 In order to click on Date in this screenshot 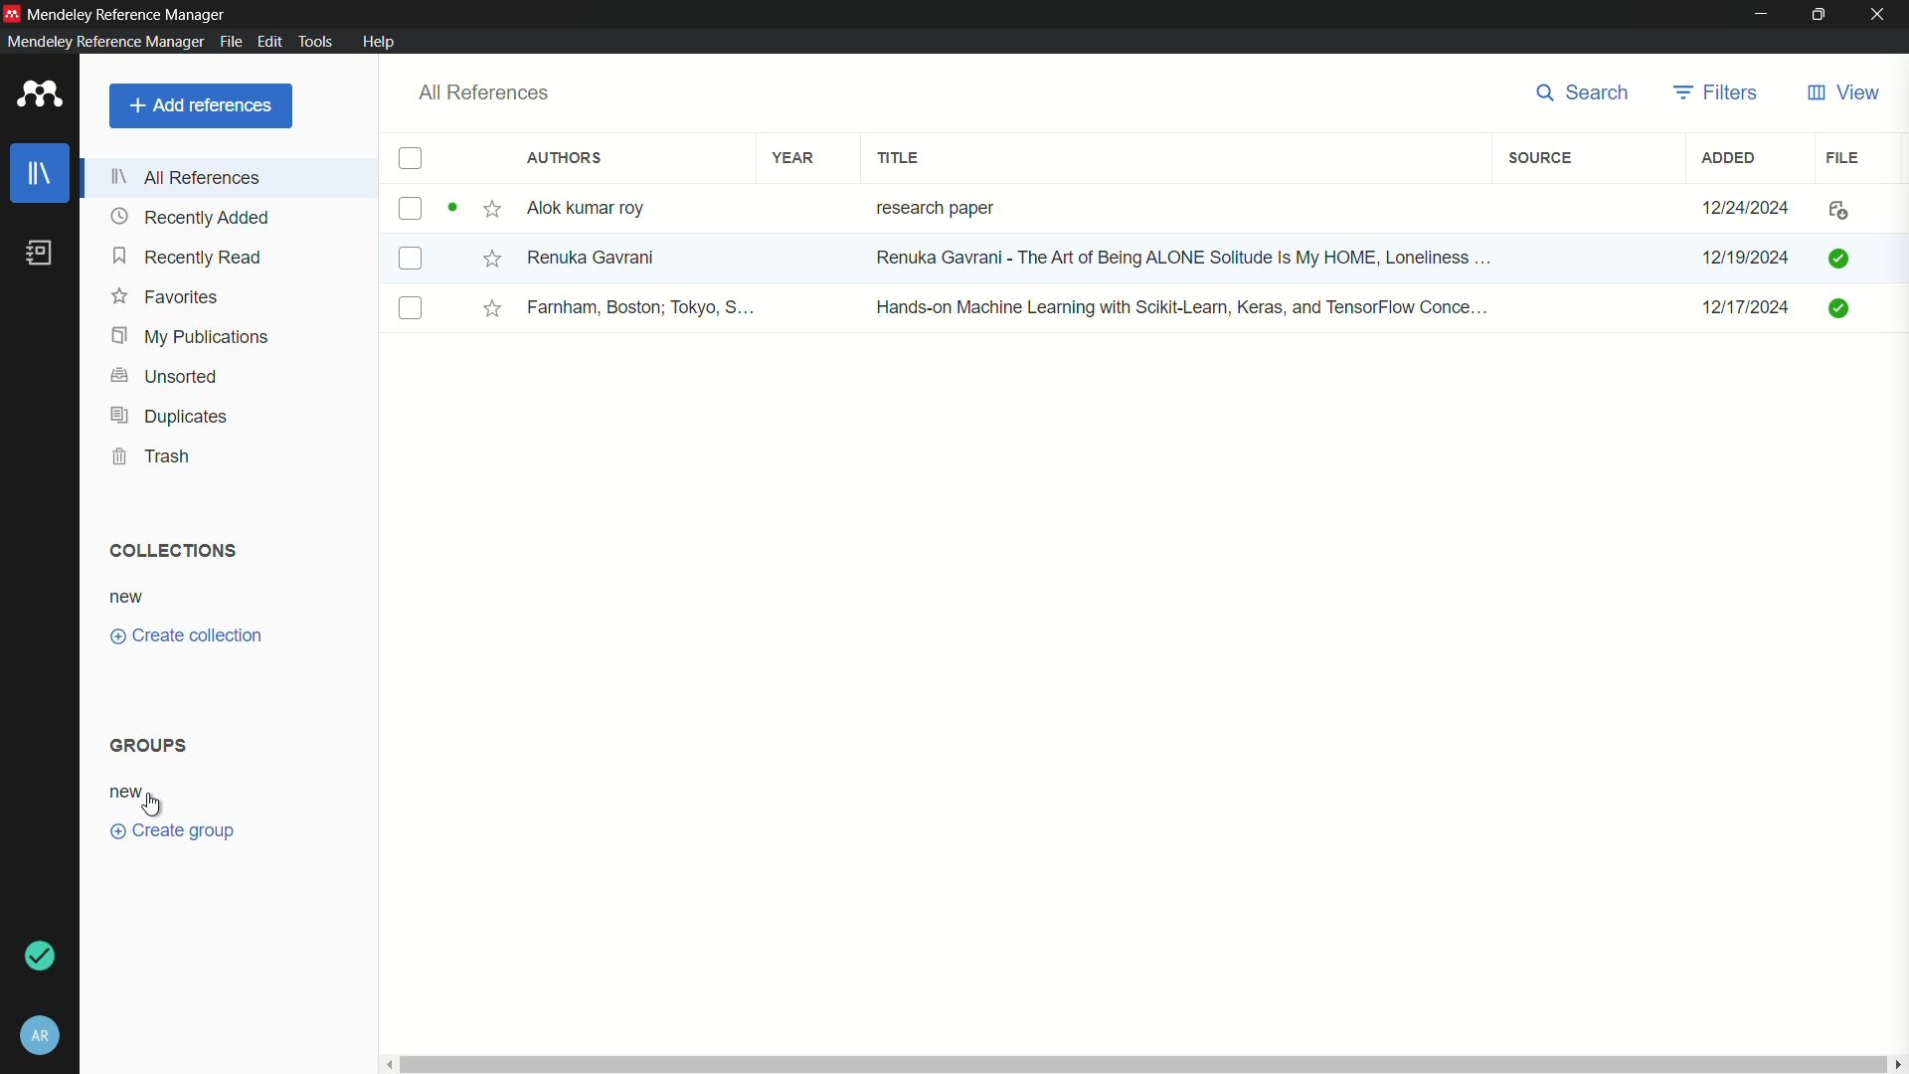, I will do `click(1743, 259)`.